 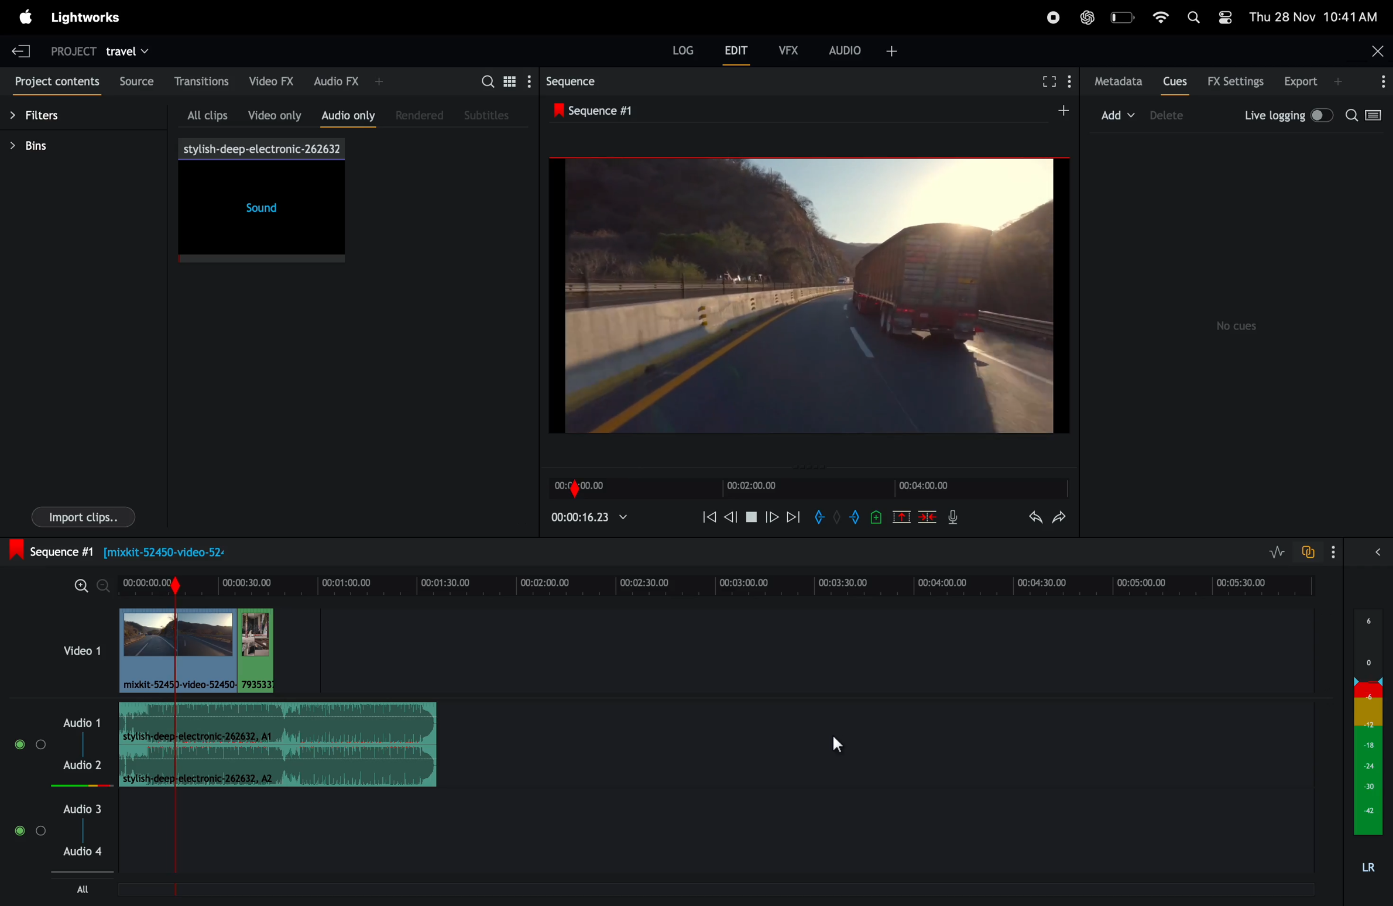 What do you see at coordinates (210, 648) in the screenshot?
I see `audio clips` at bounding box center [210, 648].